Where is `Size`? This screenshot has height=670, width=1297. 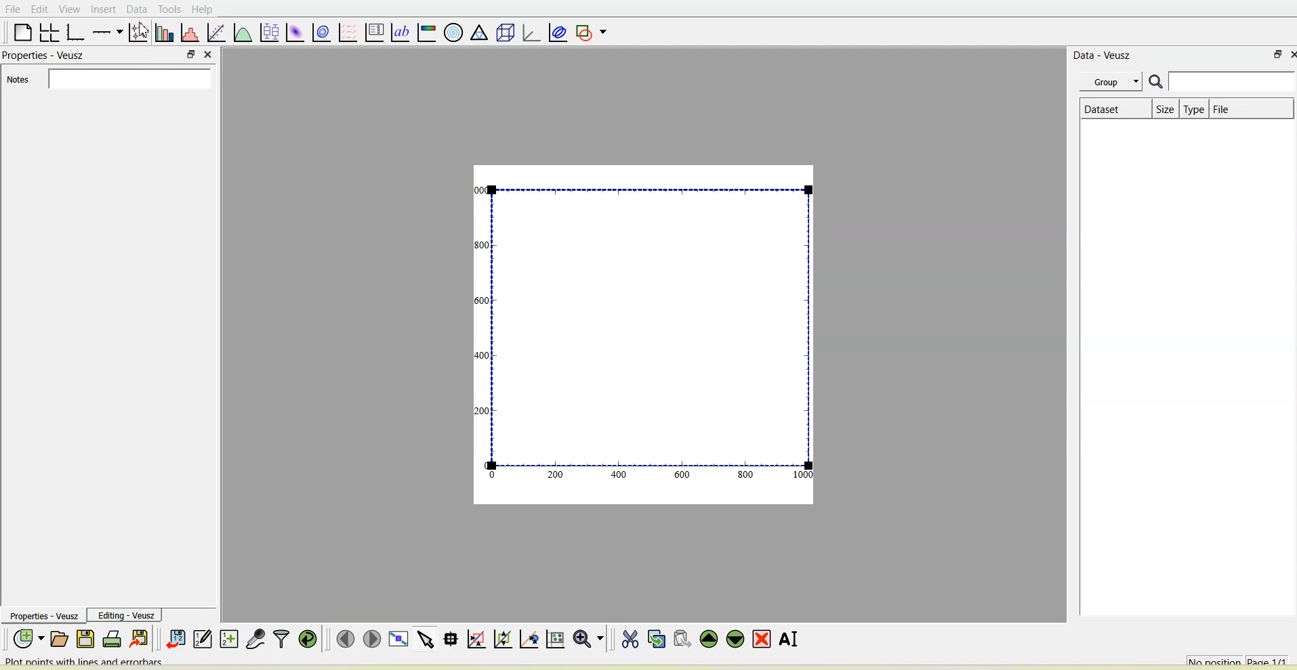
Size is located at coordinates (1166, 108).